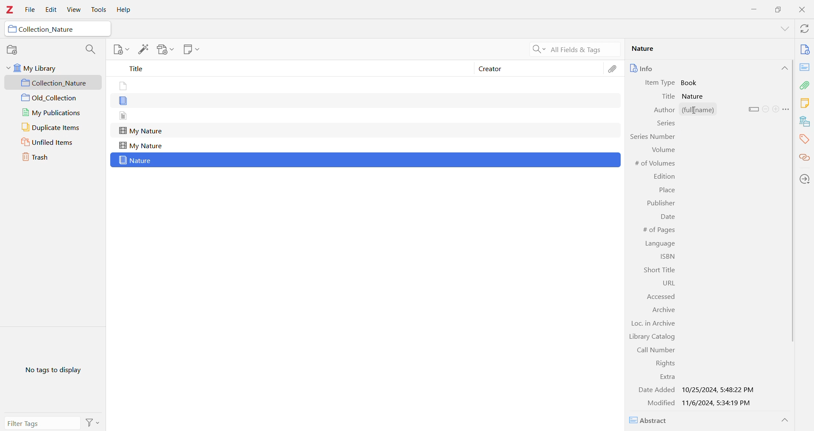 The image size is (814, 431). What do you see at coordinates (691, 83) in the screenshot?
I see `Book` at bounding box center [691, 83].